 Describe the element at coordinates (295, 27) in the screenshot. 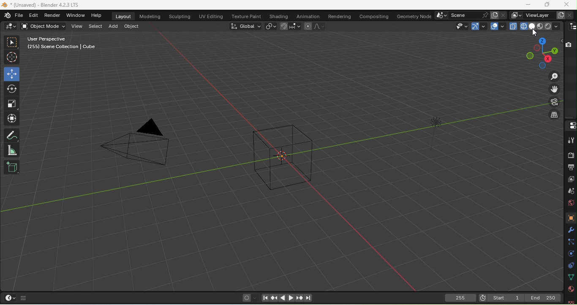

I see `Snapping` at that location.